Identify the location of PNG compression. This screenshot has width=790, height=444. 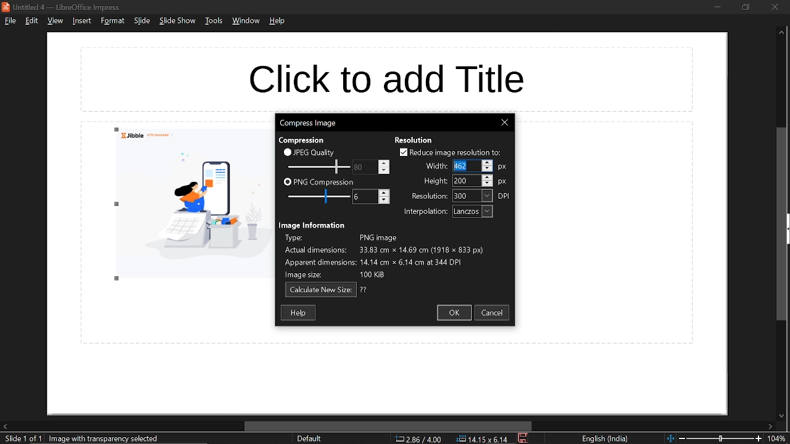
(318, 183).